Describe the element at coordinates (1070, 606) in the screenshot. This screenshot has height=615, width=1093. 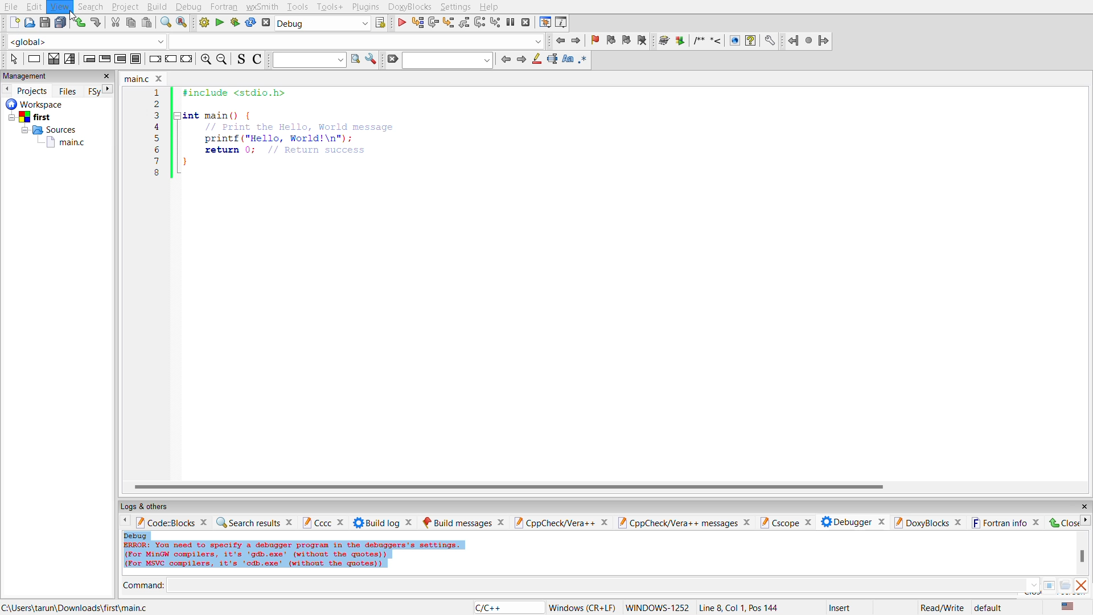
I see `text language` at that location.